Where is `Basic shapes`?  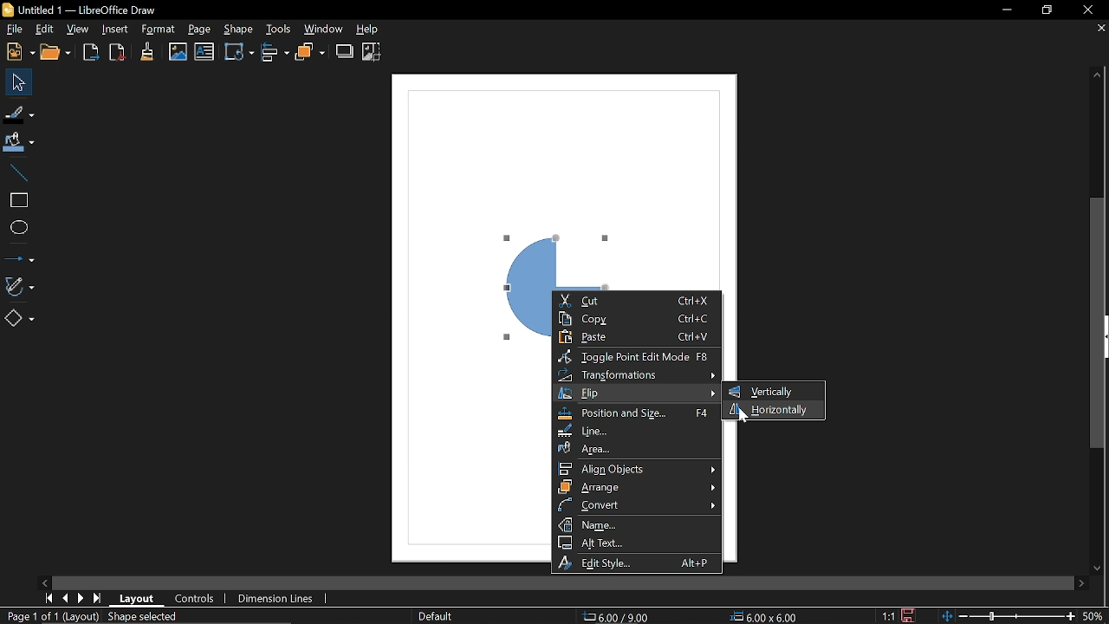 Basic shapes is located at coordinates (18, 317).